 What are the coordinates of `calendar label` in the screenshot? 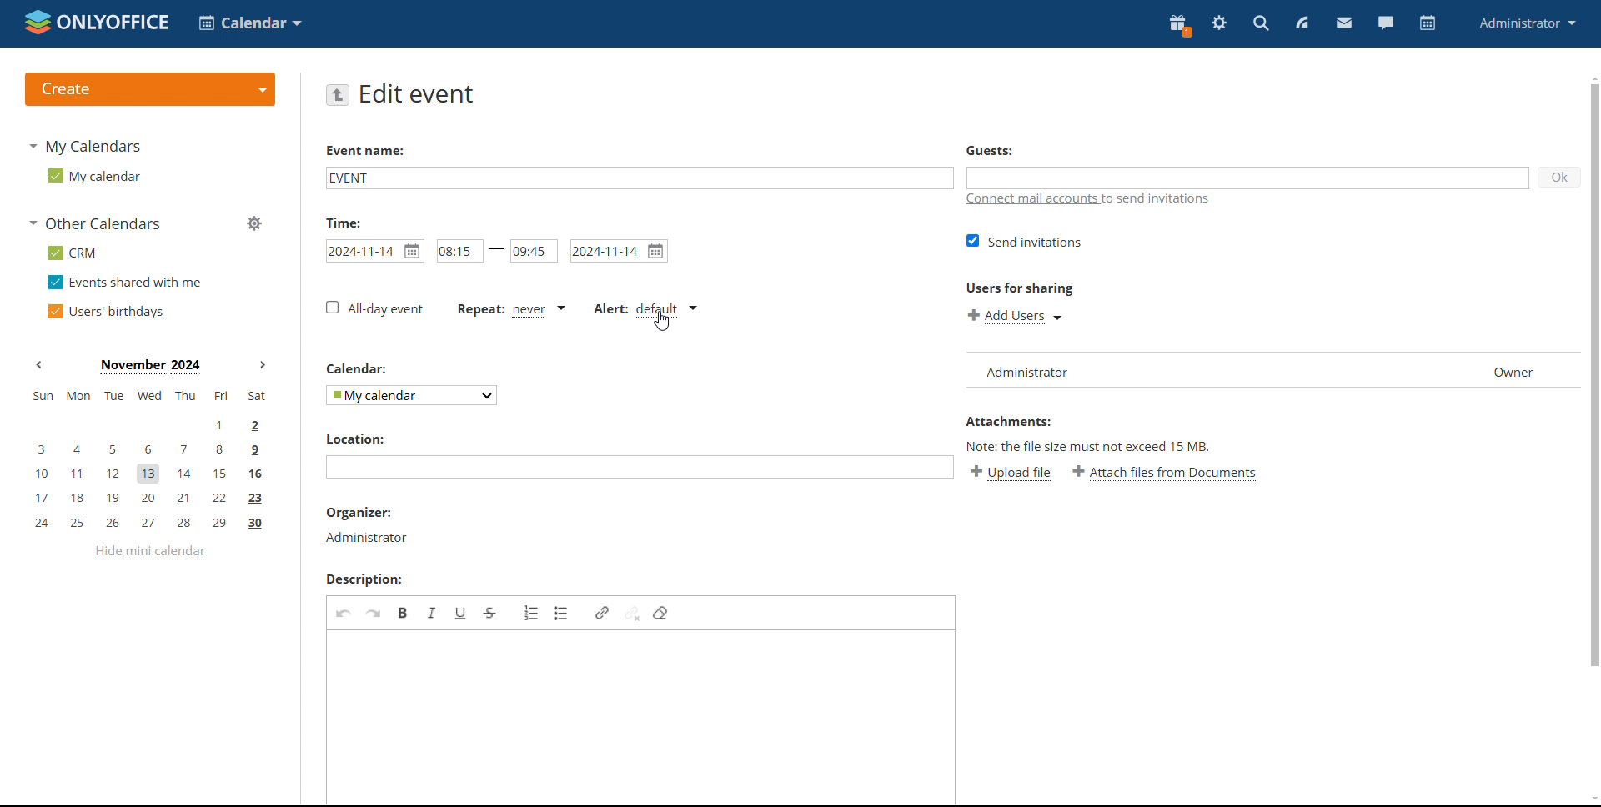 It's located at (361, 369).